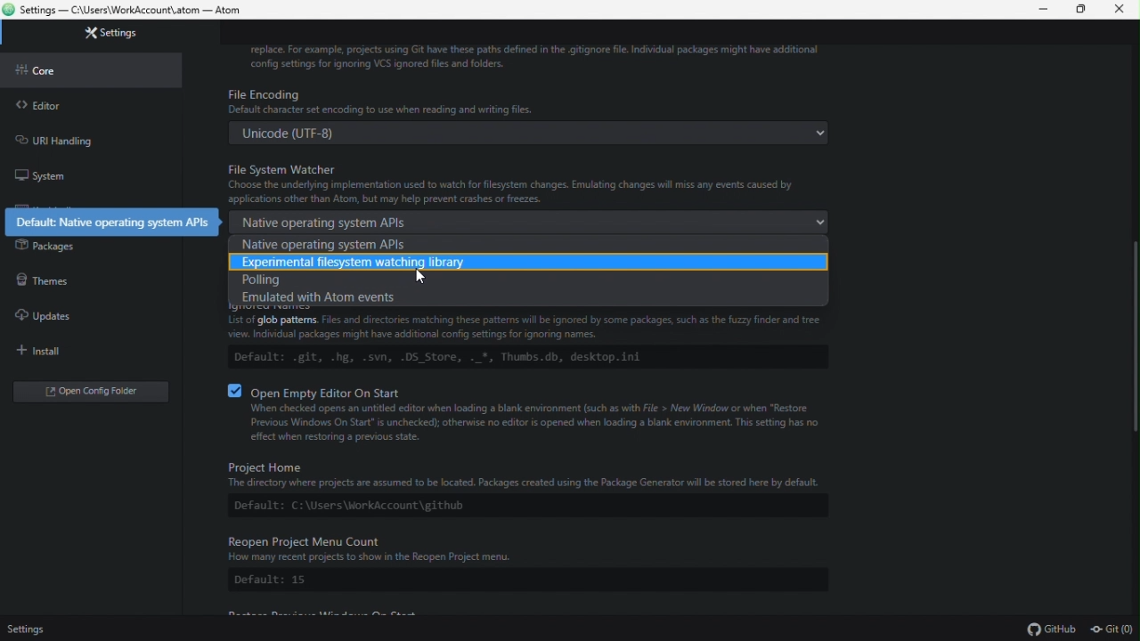  I want to click on open empty editor on start, so click(533, 415).